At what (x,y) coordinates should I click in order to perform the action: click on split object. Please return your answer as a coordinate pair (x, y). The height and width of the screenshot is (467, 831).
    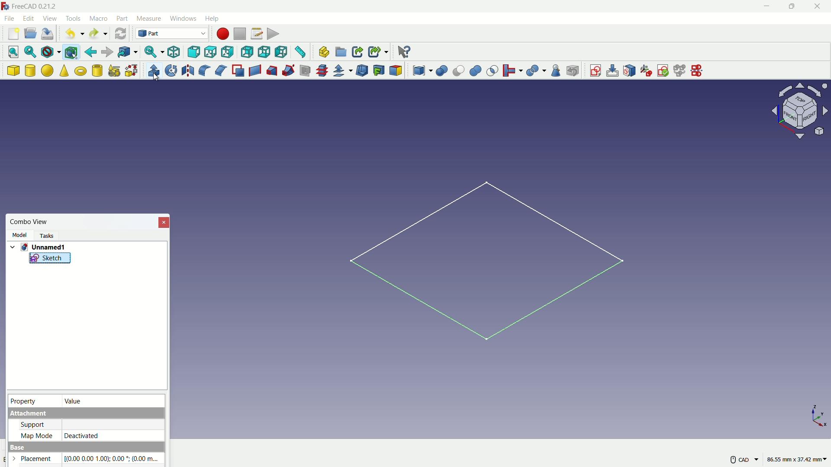
    Looking at the image, I should click on (537, 70).